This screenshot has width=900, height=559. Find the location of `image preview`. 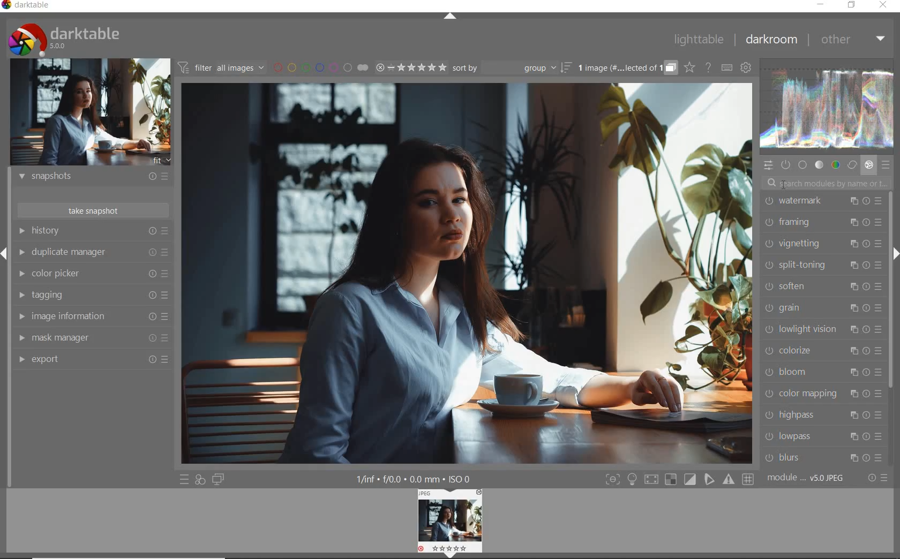

image preview is located at coordinates (90, 111).